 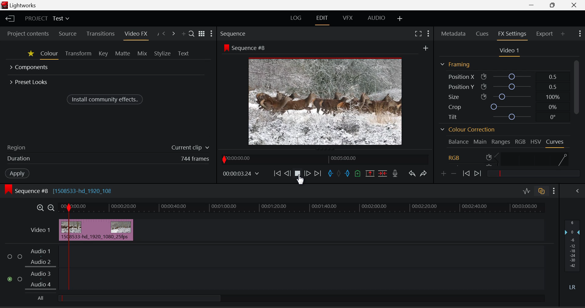 I want to click on Sequence Preview Section, so click(x=233, y=33).